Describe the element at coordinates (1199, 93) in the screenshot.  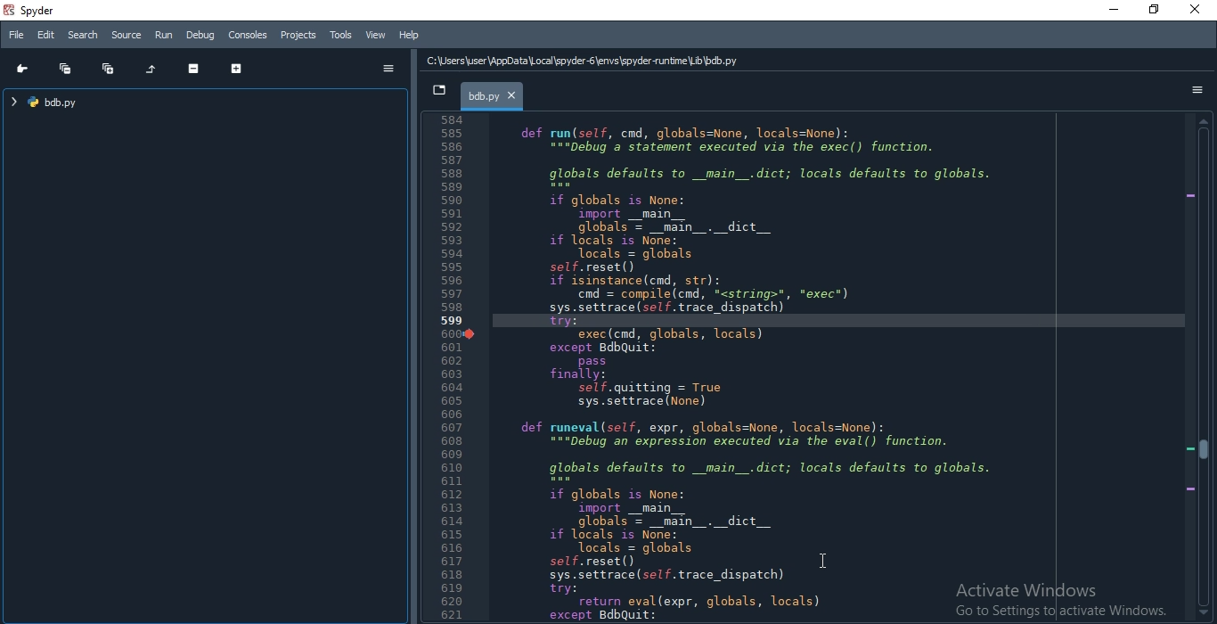
I see `options` at that location.